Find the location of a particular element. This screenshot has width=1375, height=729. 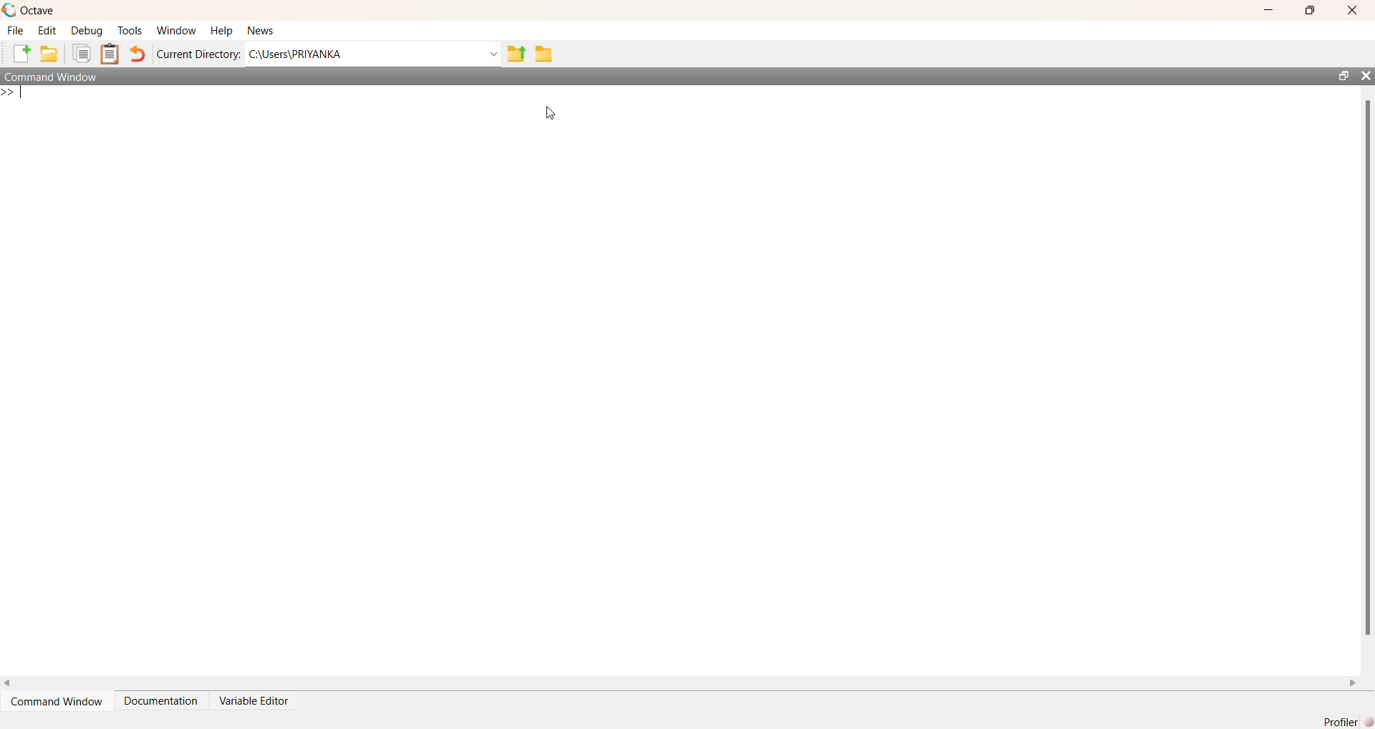

Edit is located at coordinates (47, 31).